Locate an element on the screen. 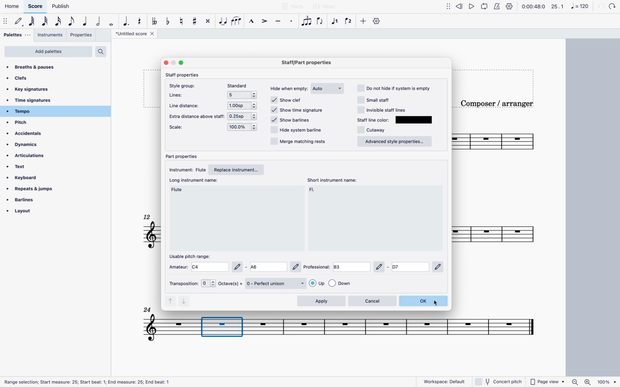 Image resolution: width=620 pixels, height=387 pixels. toggle natural is located at coordinates (182, 21).